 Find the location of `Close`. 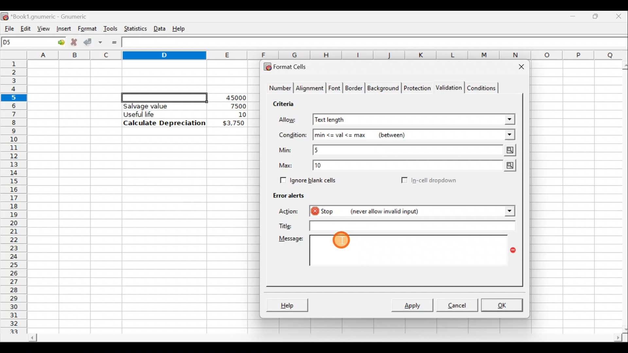

Close is located at coordinates (620, 16).